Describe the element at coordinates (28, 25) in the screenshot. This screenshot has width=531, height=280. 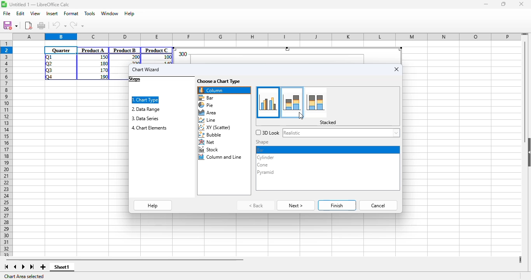
I see `export directly as PDF` at that location.